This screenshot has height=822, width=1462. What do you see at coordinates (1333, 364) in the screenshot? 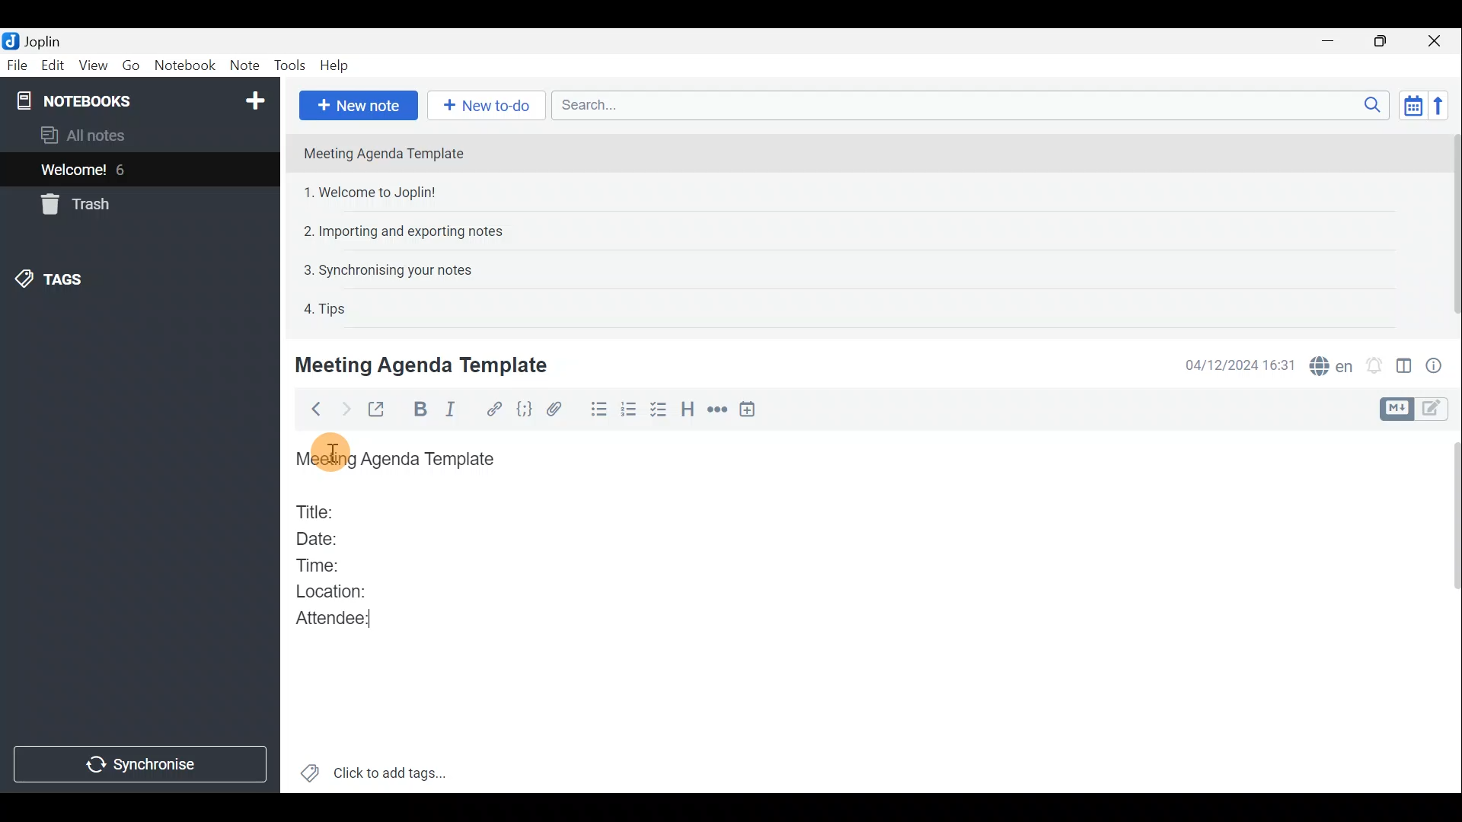
I see `Spell checker` at bounding box center [1333, 364].